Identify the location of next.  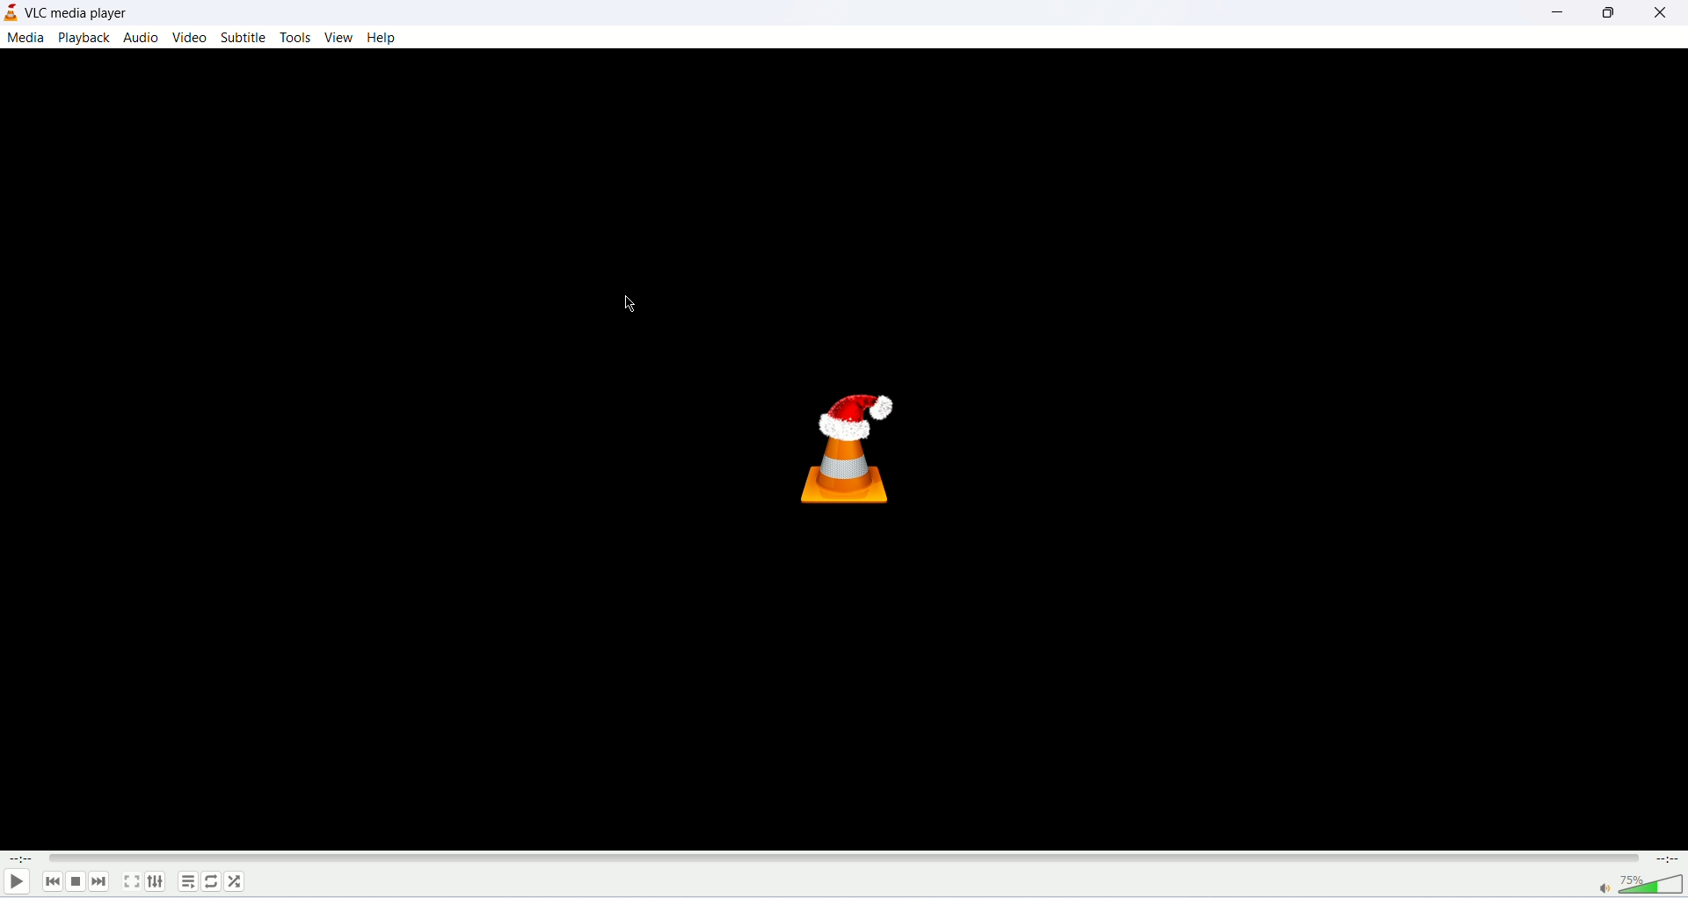
(101, 880).